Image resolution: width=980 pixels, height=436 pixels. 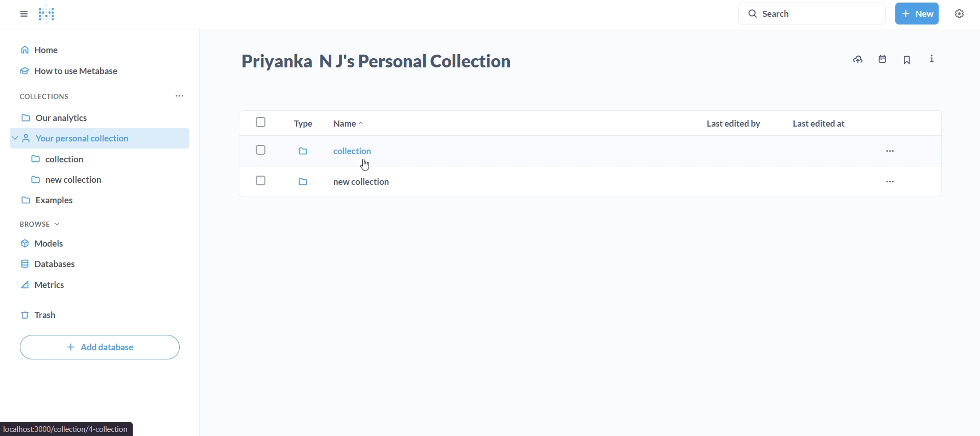 I want to click on more, so click(x=181, y=95).